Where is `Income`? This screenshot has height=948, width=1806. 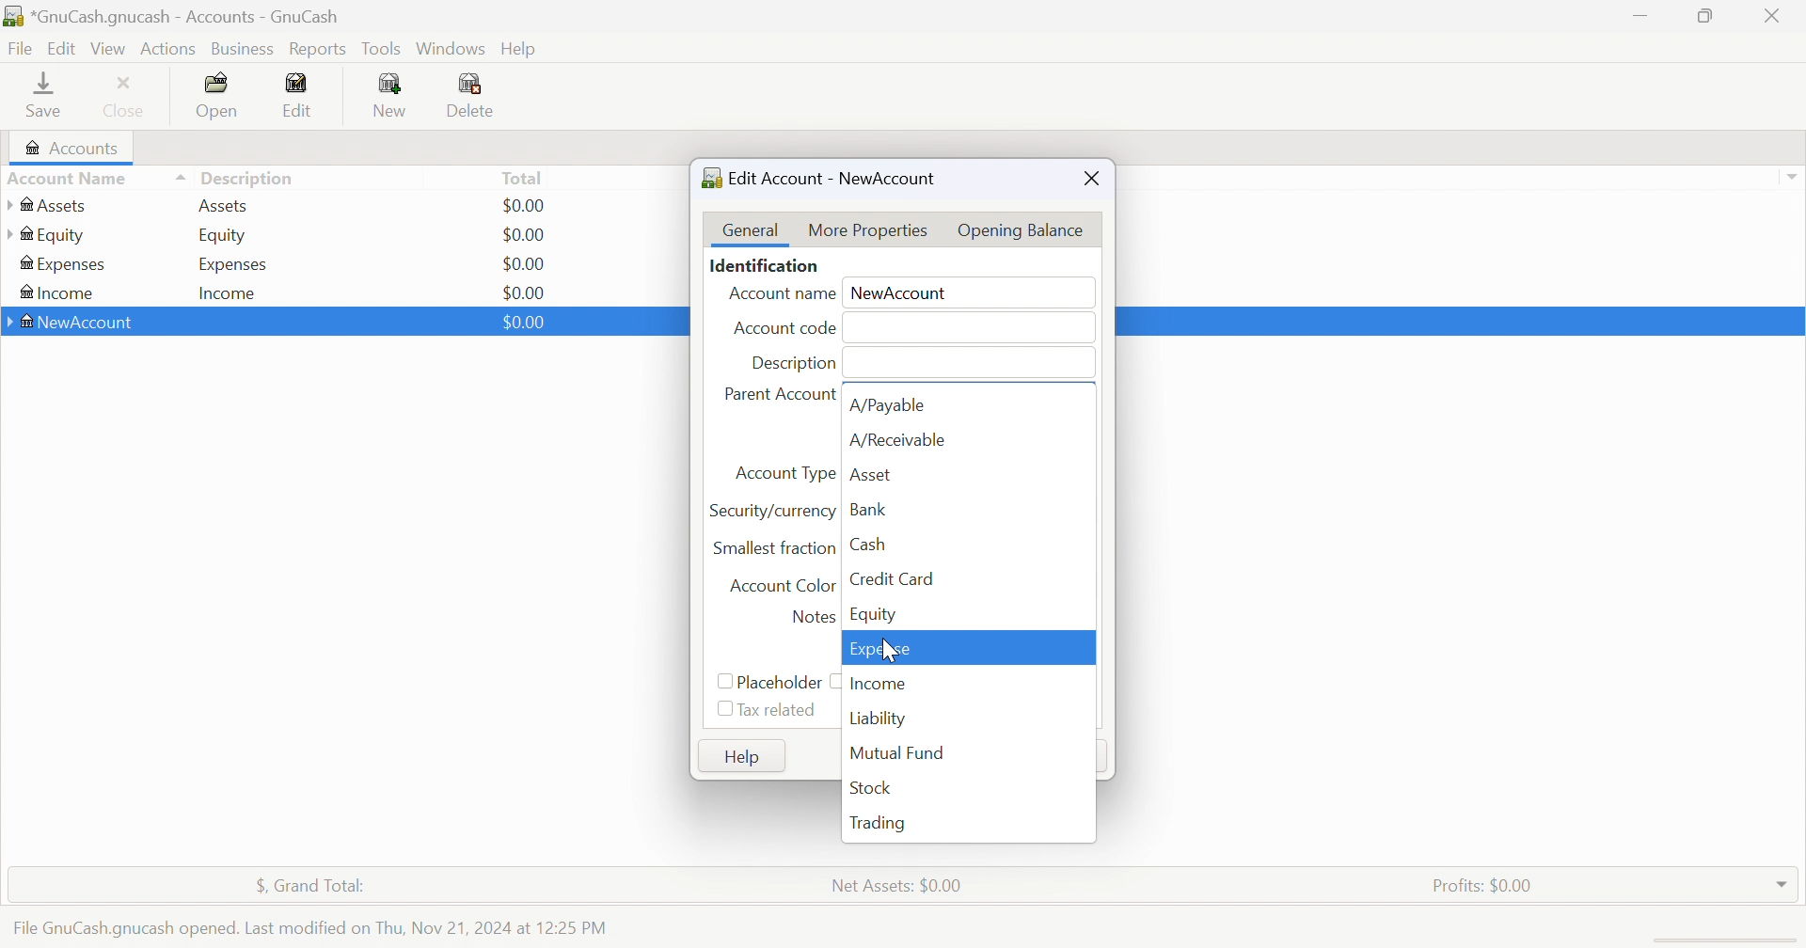
Income is located at coordinates (878, 684).